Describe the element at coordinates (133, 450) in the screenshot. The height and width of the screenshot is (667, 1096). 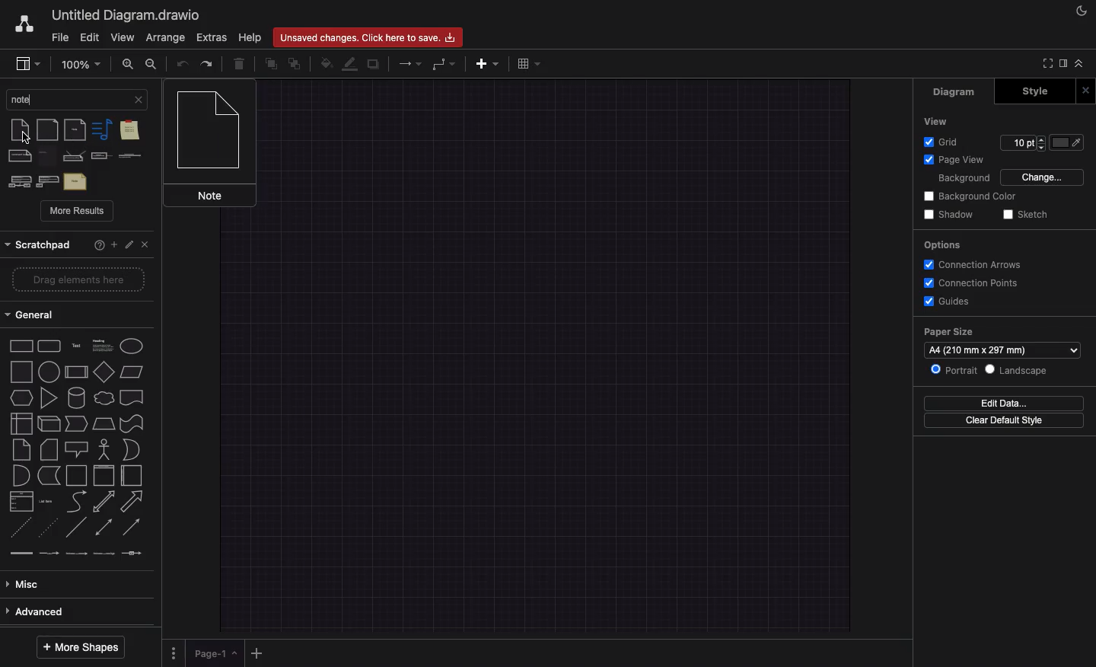
I see `and` at that location.